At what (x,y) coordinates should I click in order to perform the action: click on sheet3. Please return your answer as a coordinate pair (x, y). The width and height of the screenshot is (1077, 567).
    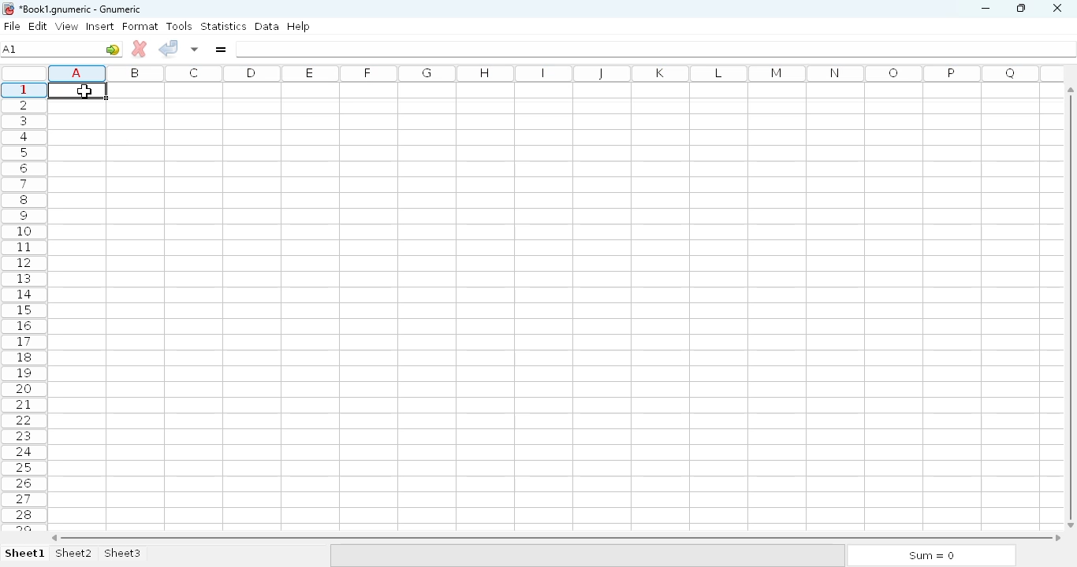
    Looking at the image, I should click on (122, 554).